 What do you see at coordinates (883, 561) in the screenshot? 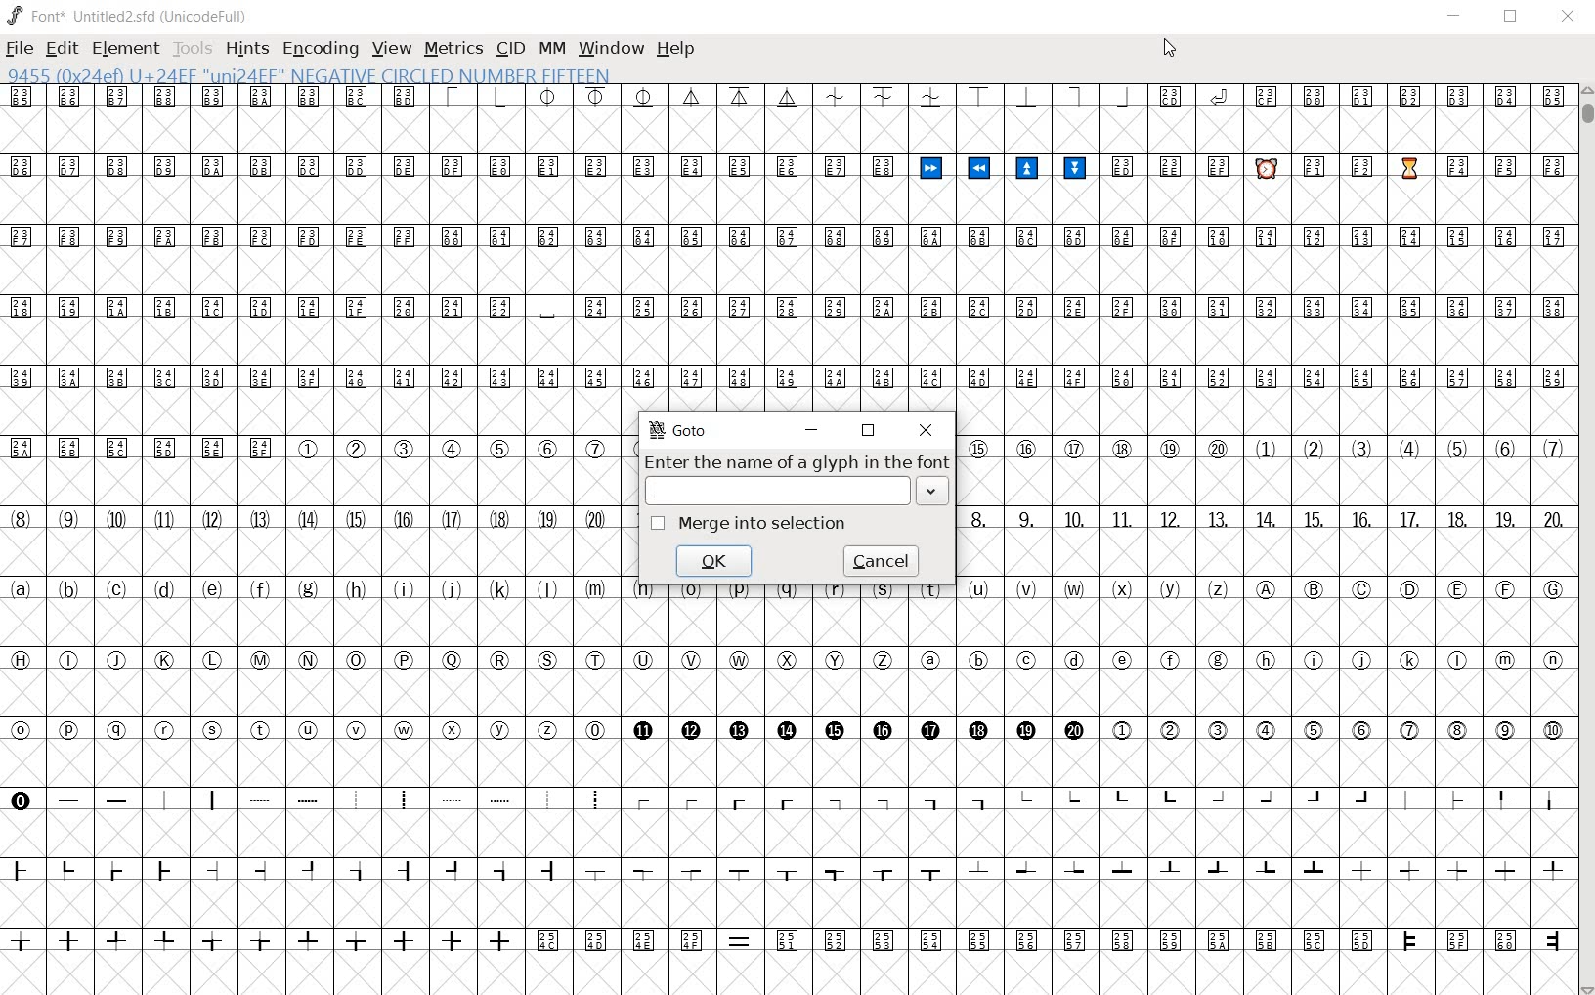
I see `cancel` at bounding box center [883, 561].